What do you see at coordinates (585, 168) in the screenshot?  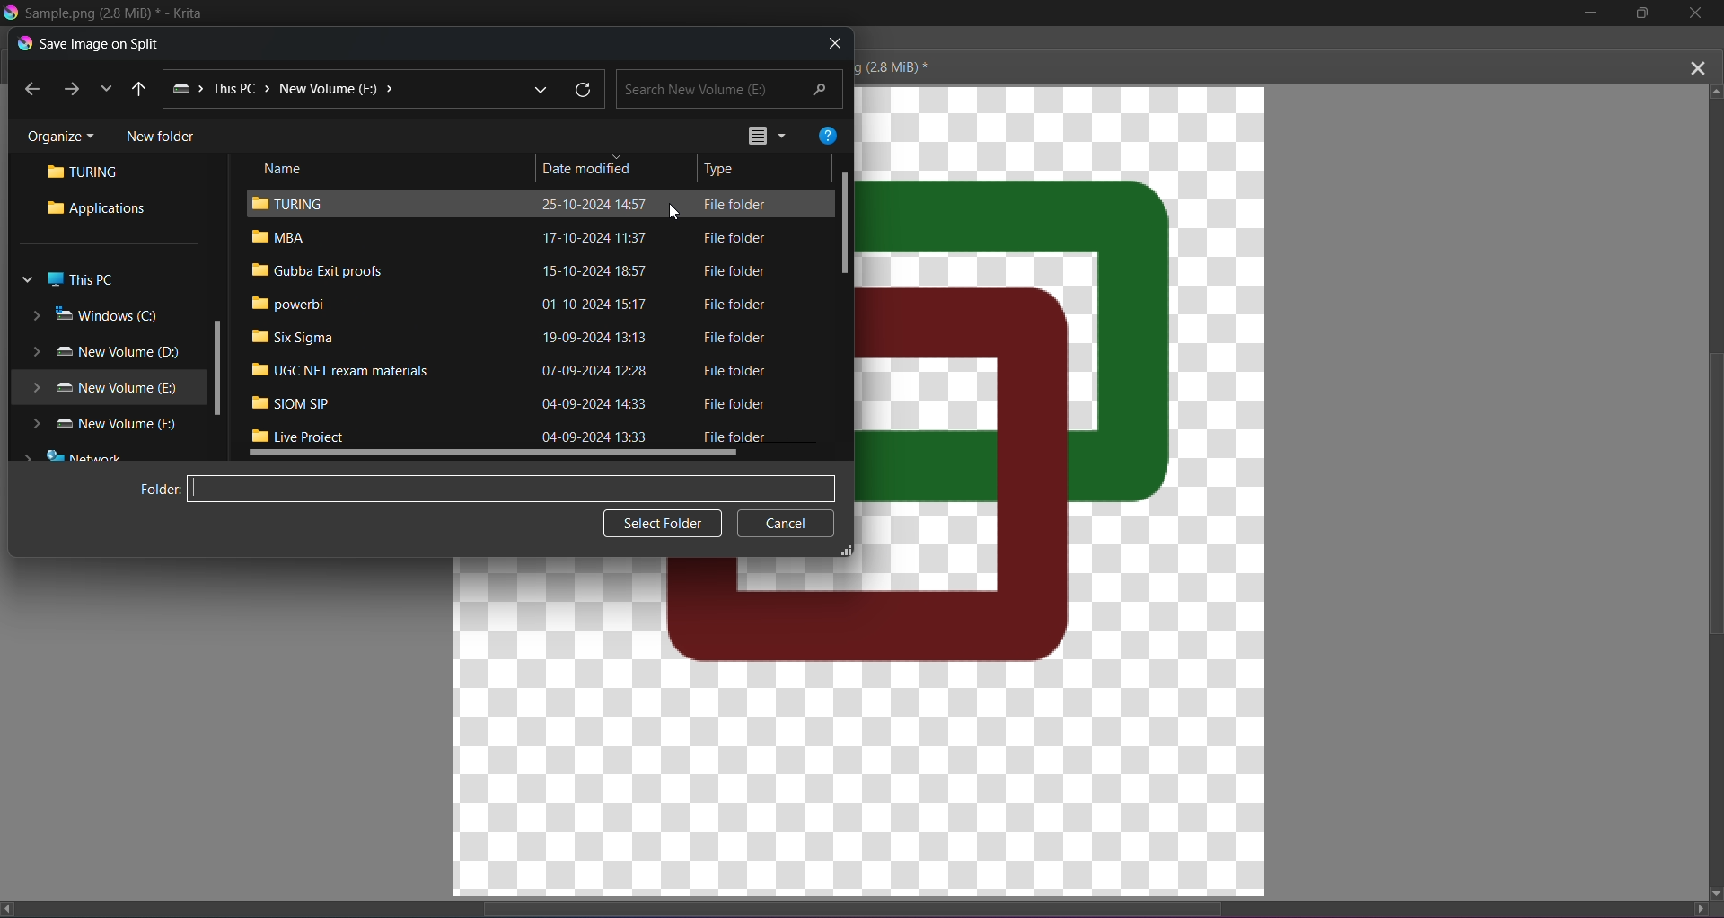 I see `Date modified` at bounding box center [585, 168].